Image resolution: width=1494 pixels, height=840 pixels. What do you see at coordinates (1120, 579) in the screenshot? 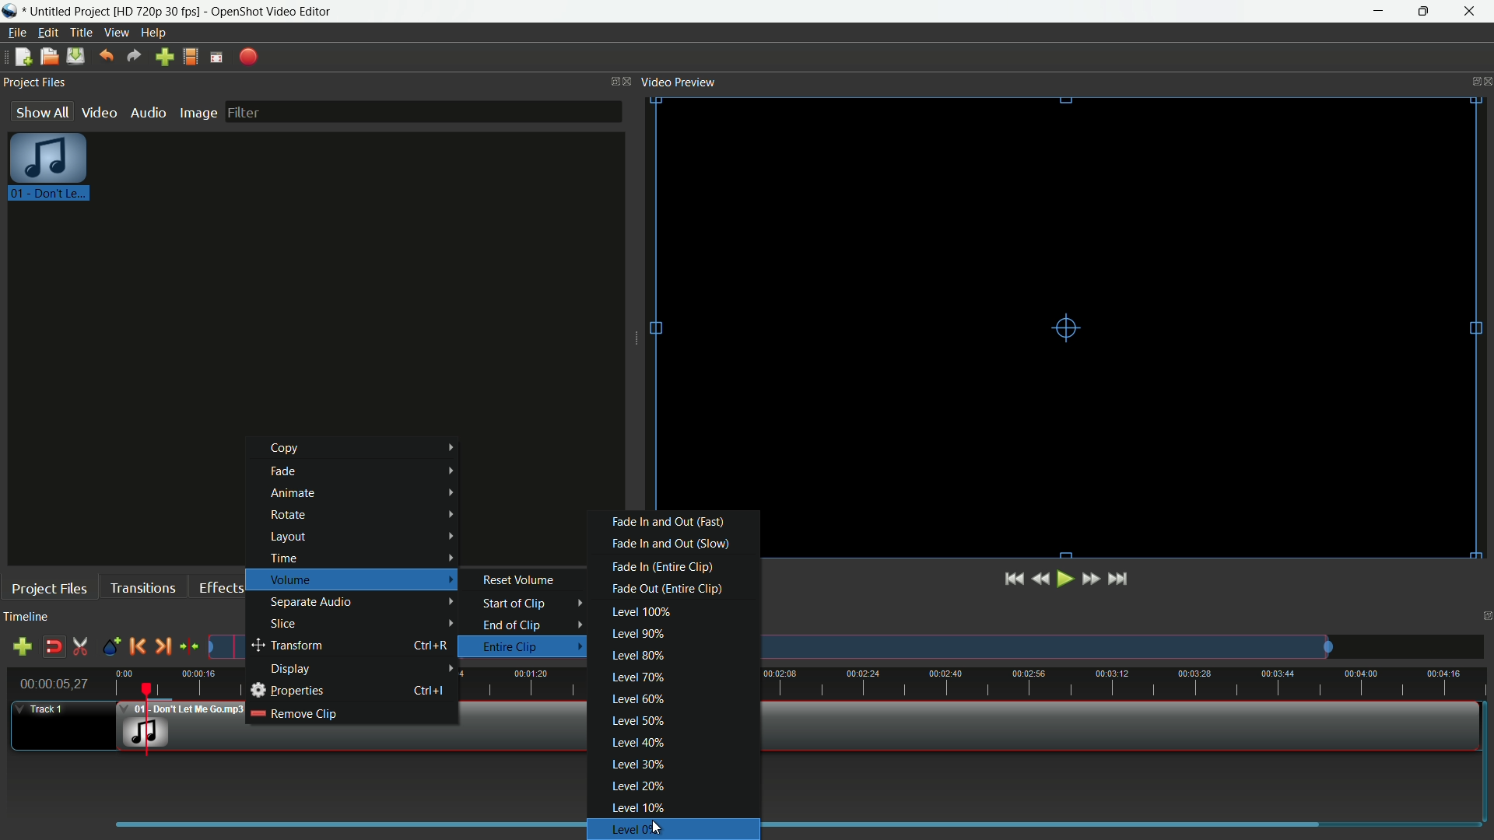
I see `jump to end` at bounding box center [1120, 579].